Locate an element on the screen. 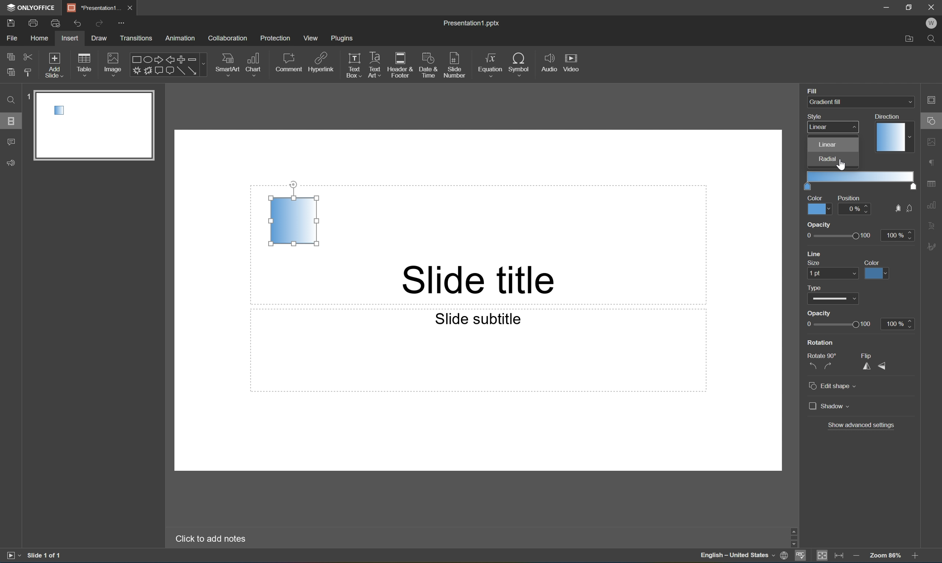 This screenshot has width=942, height=563. Fill is located at coordinates (812, 90).